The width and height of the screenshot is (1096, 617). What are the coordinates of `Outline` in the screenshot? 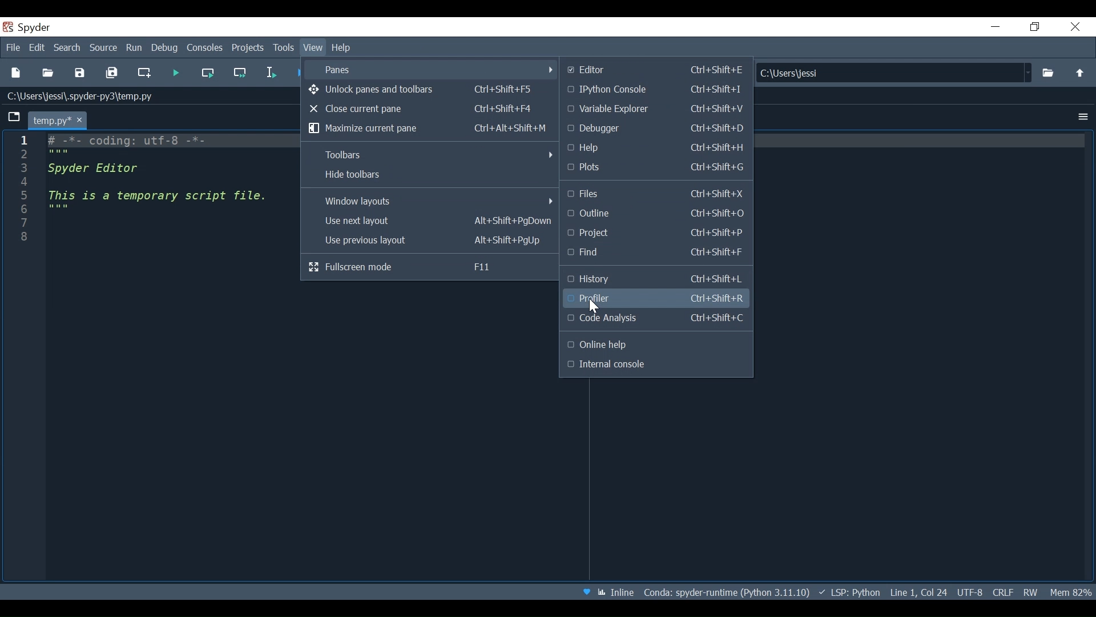 It's located at (656, 213).